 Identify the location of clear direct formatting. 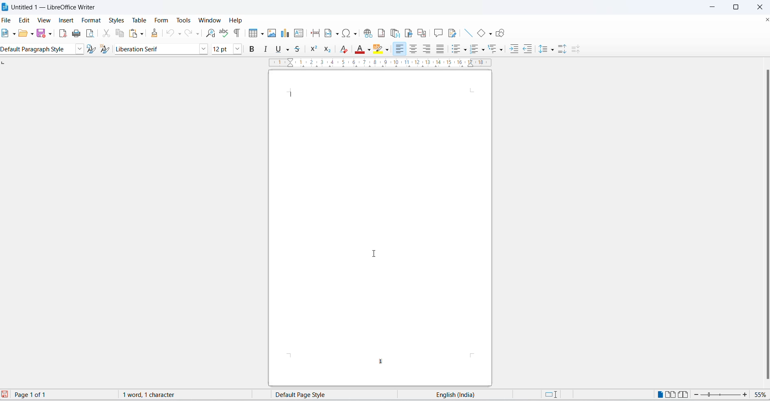
(345, 49).